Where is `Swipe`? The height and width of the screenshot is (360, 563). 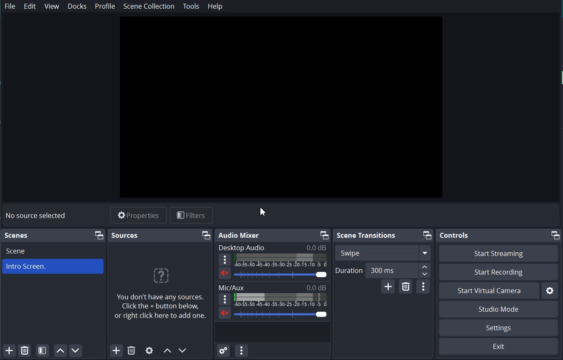
Swipe is located at coordinates (383, 252).